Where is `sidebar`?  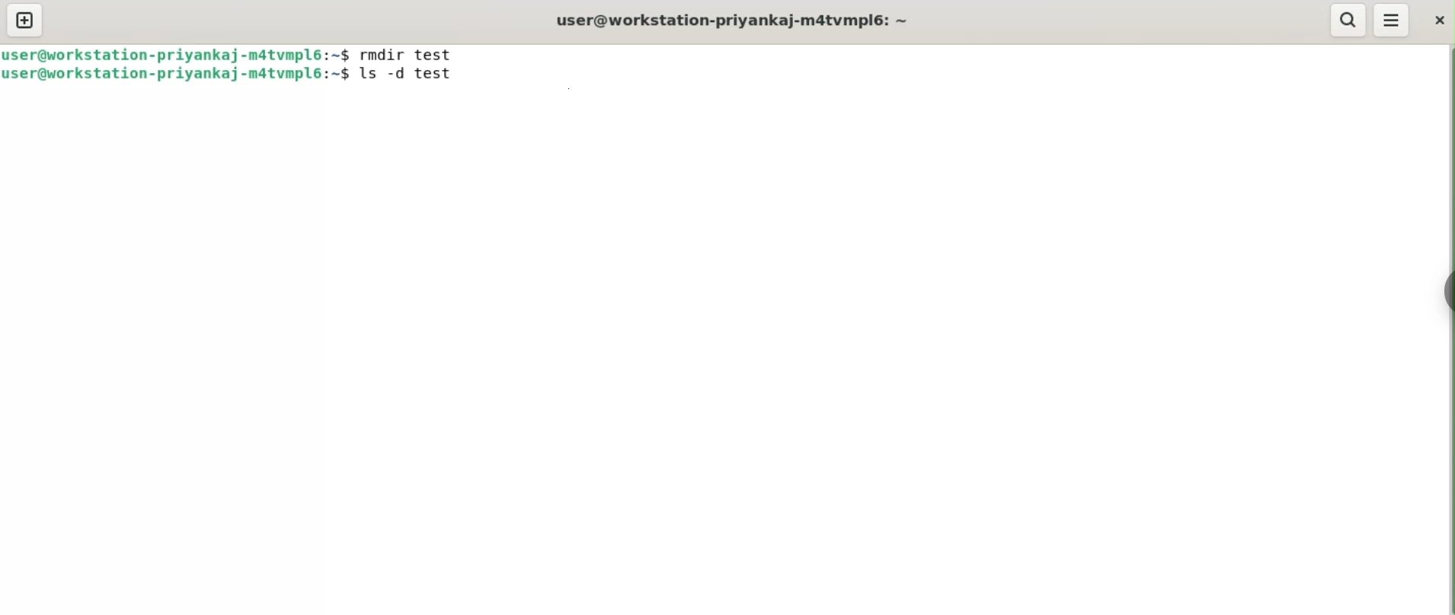
sidebar is located at coordinates (1446, 295).